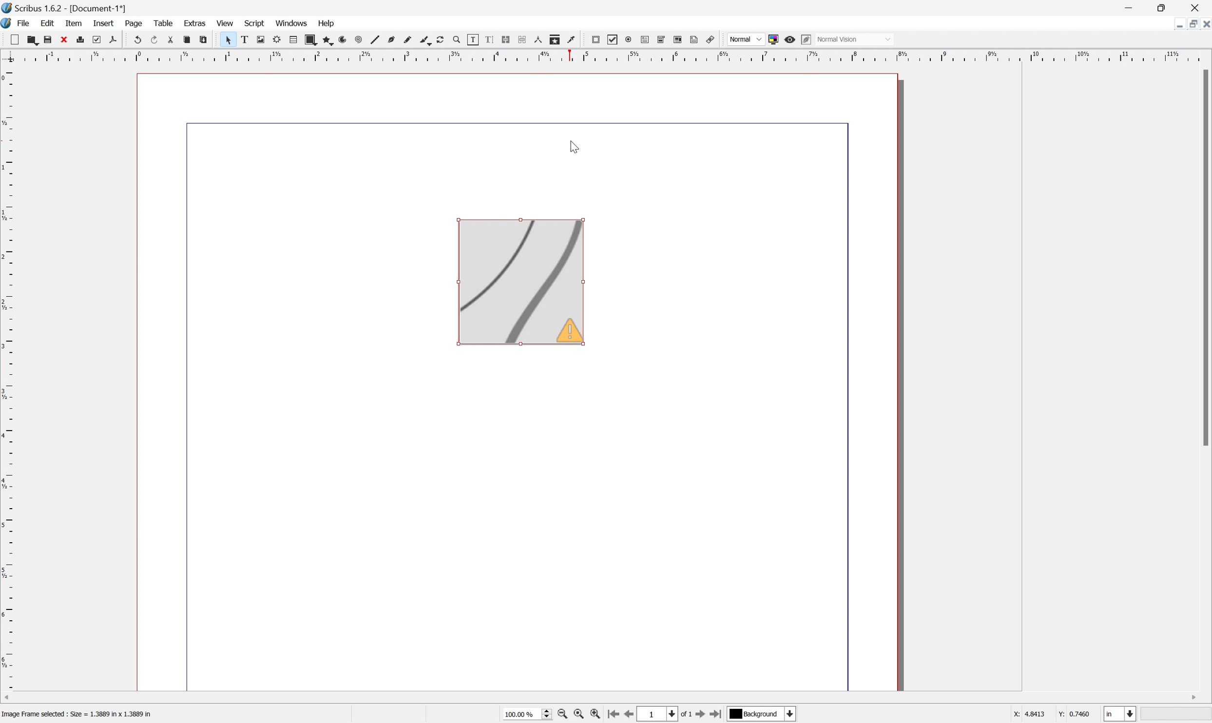 This screenshot has width=1212, height=723. I want to click on Save, so click(51, 39).